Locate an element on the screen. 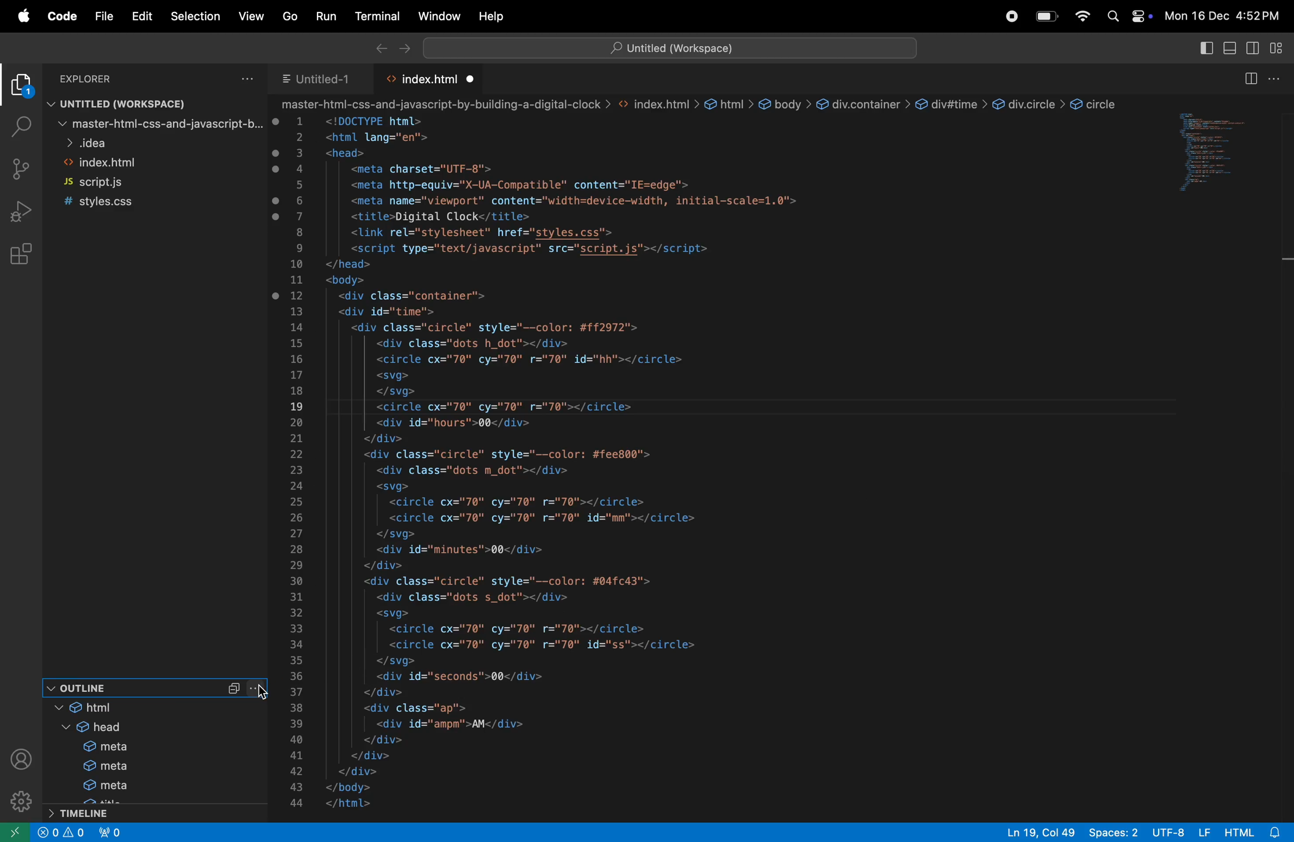 This screenshot has width=1294, height=842. spaces 2 is located at coordinates (1113, 832).